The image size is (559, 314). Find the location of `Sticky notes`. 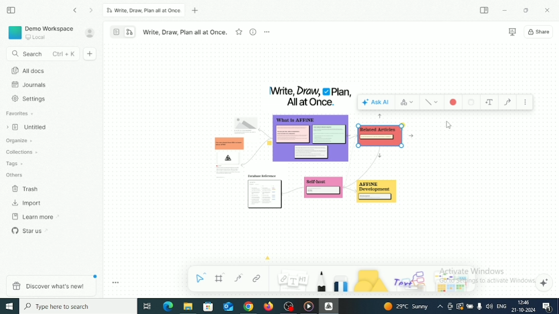

Sticky notes is located at coordinates (380, 193).